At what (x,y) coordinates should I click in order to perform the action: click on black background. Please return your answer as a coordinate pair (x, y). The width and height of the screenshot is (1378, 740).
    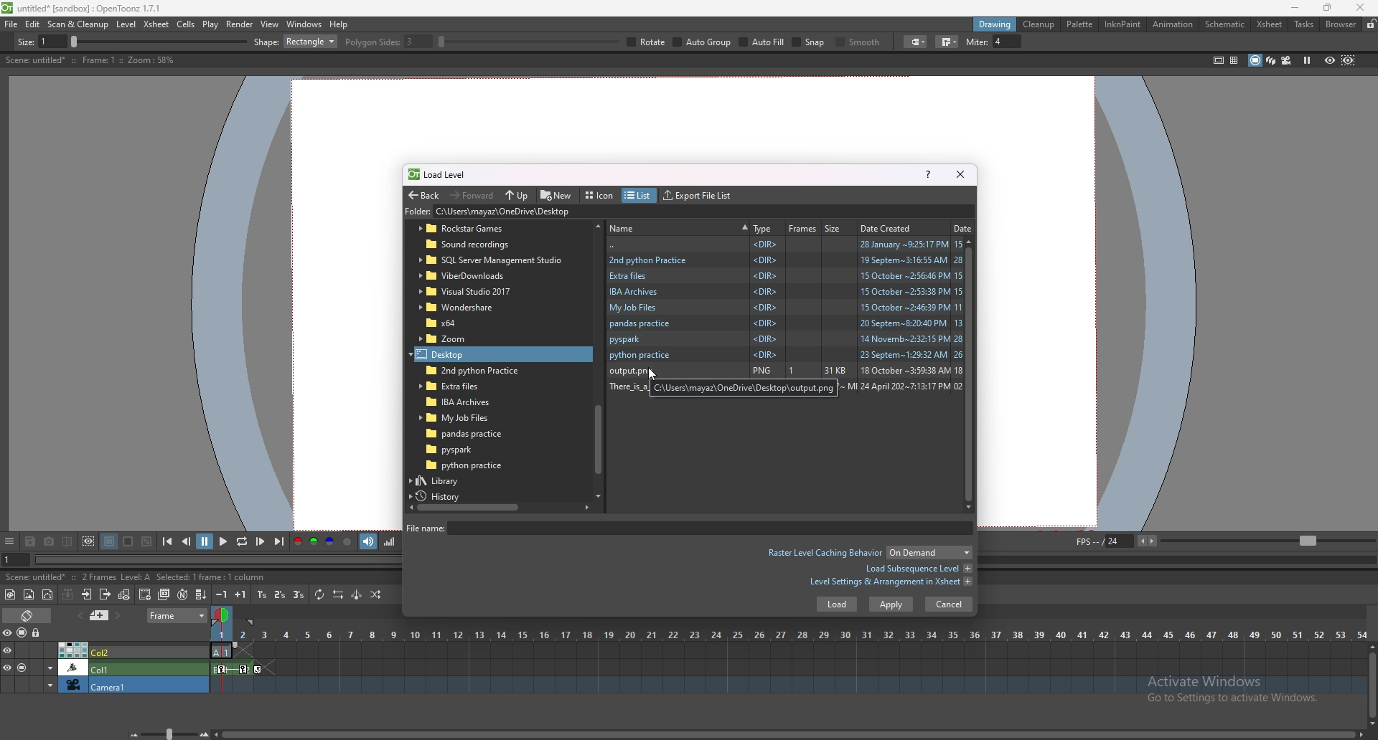
    Looking at the image, I should click on (109, 541).